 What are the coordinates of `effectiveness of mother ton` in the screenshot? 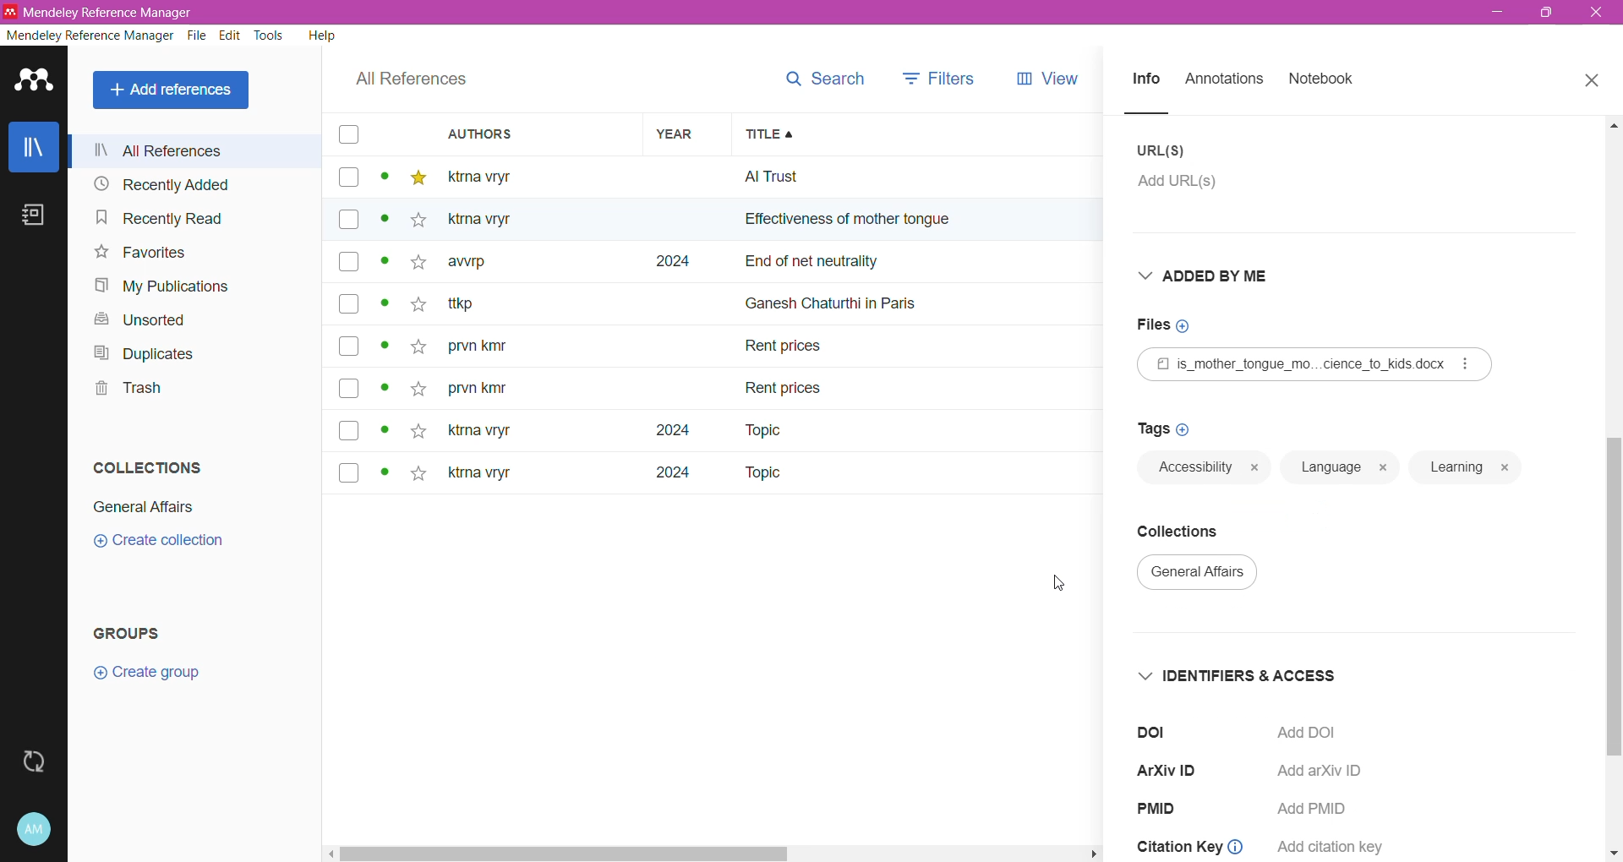 It's located at (827, 223).